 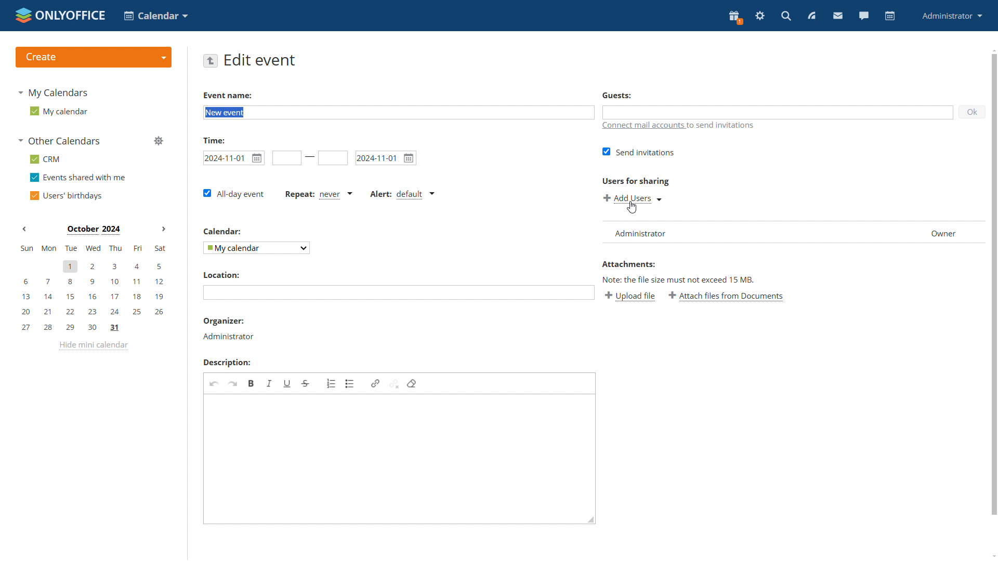 What do you see at coordinates (222, 232) in the screenshot?
I see `Calendar` at bounding box center [222, 232].